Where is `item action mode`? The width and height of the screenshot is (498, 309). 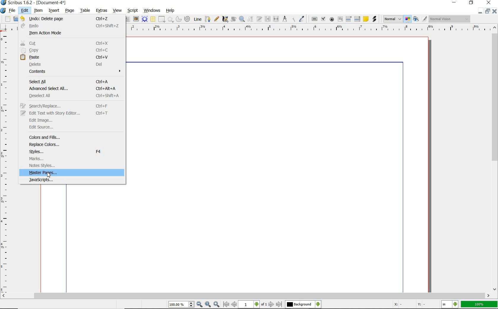 item action mode is located at coordinates (71, 33).